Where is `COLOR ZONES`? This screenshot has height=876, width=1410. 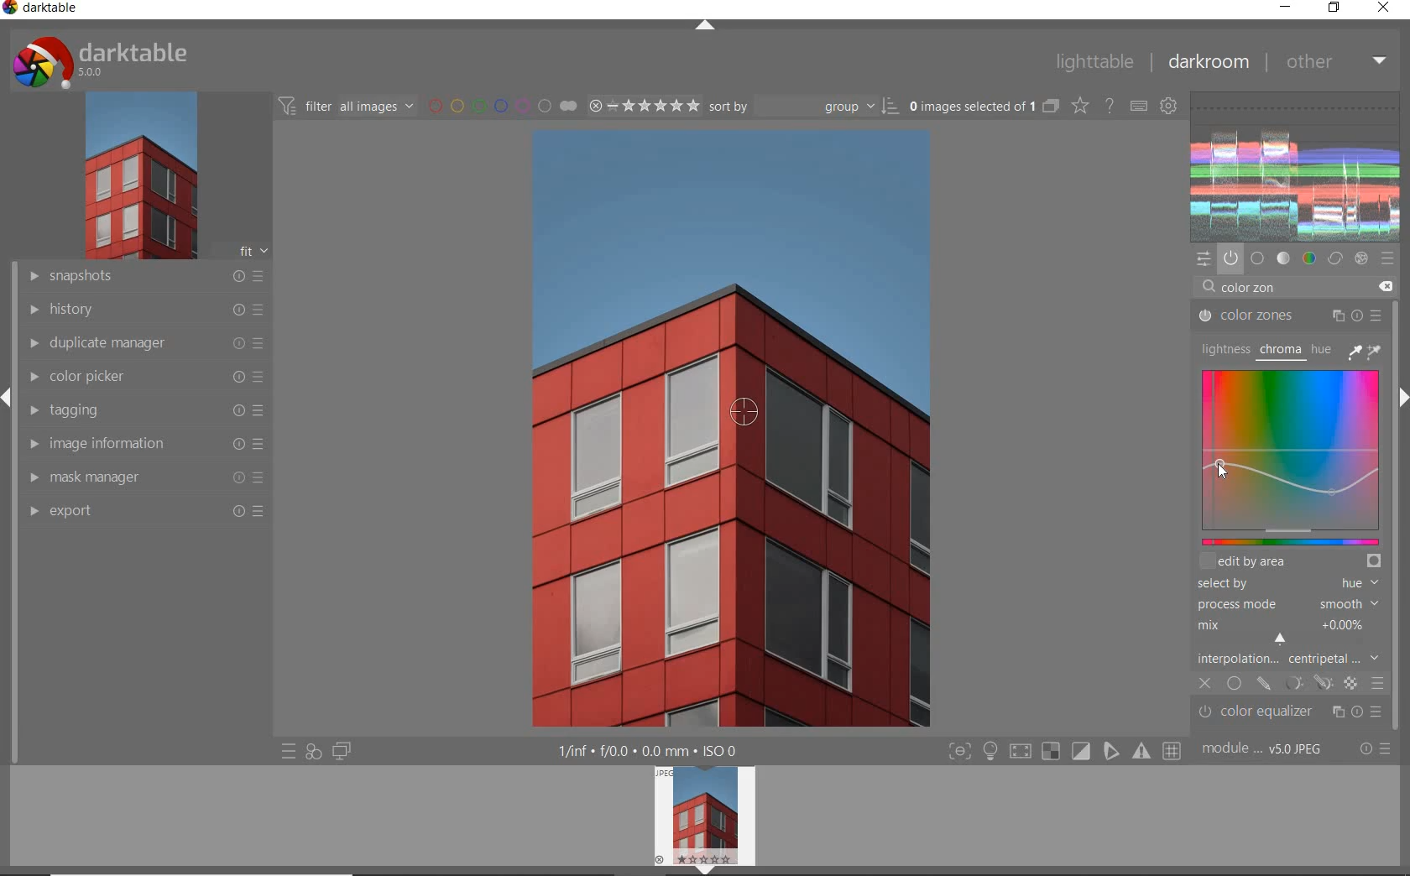 COLOR ZONES is located at coordinates (1290, 316).